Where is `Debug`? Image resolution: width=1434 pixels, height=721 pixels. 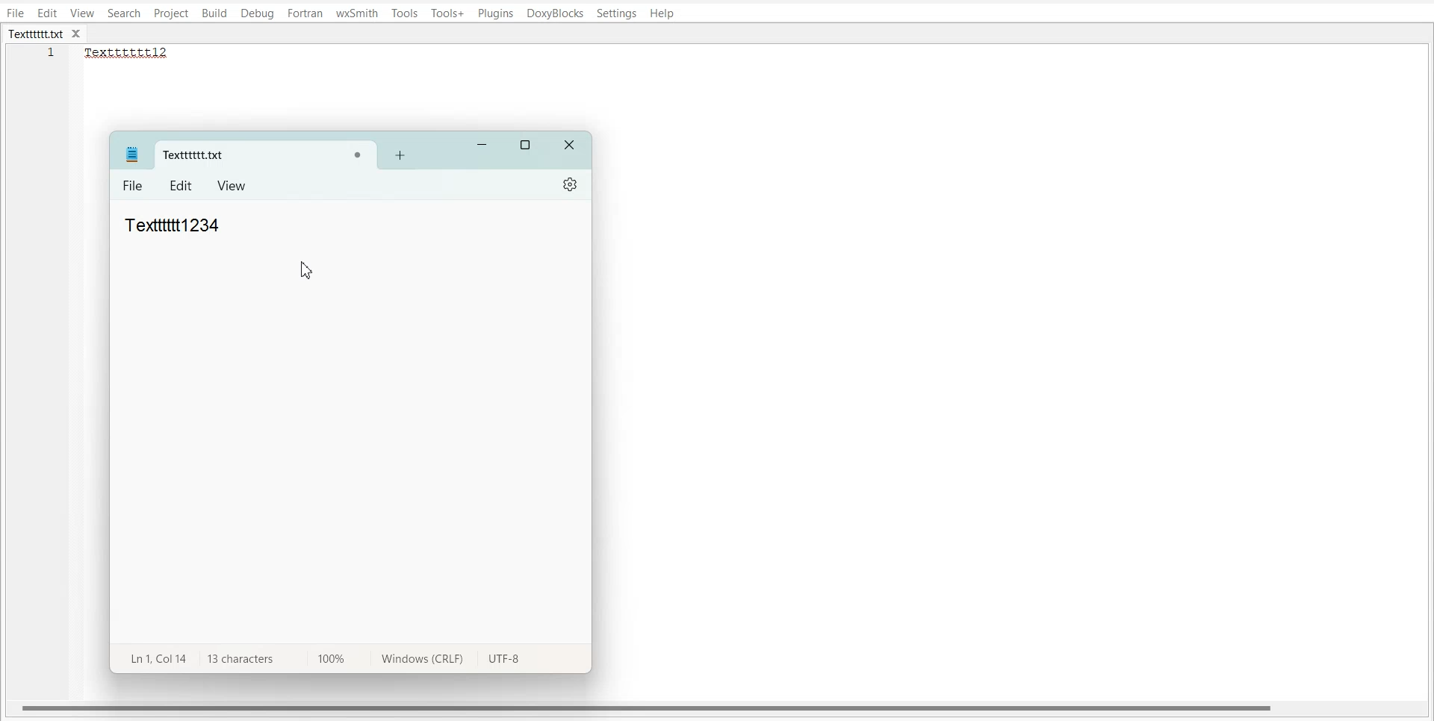
Debug is located at coordinates (257, 14).